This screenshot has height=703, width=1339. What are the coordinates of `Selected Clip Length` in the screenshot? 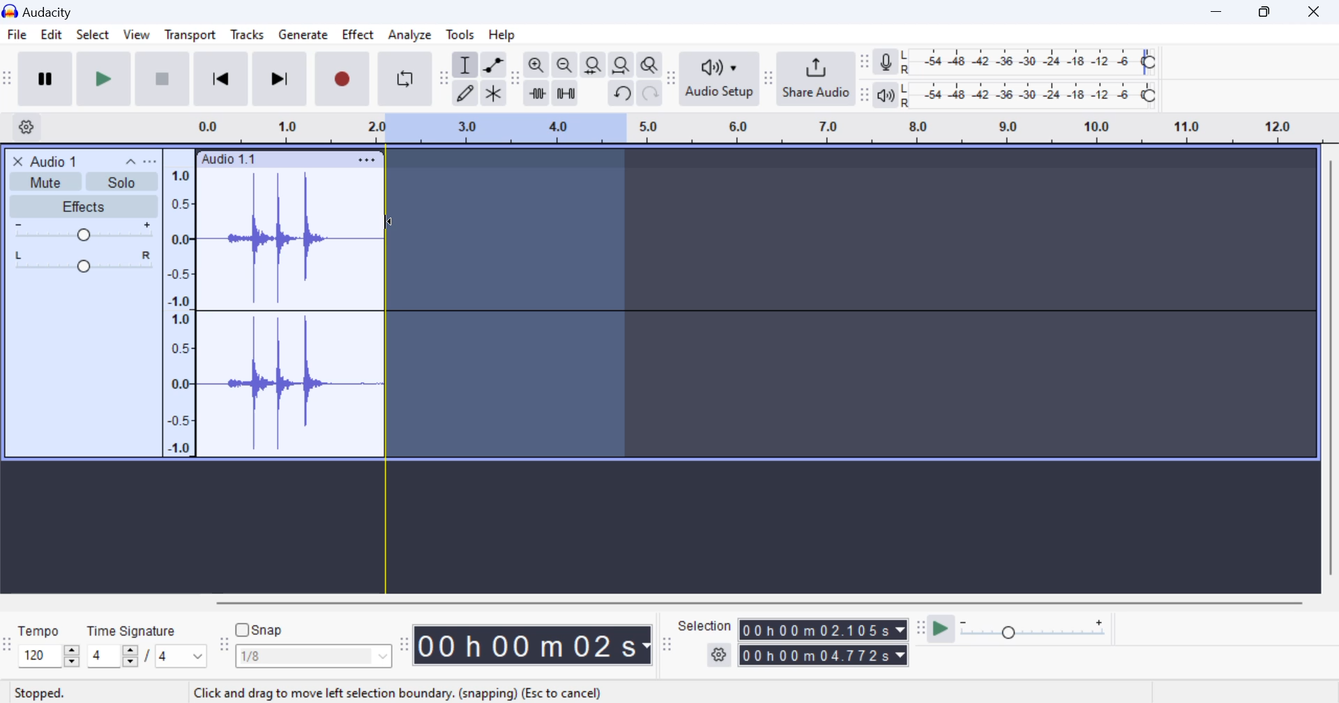 It's located at (826, 644).